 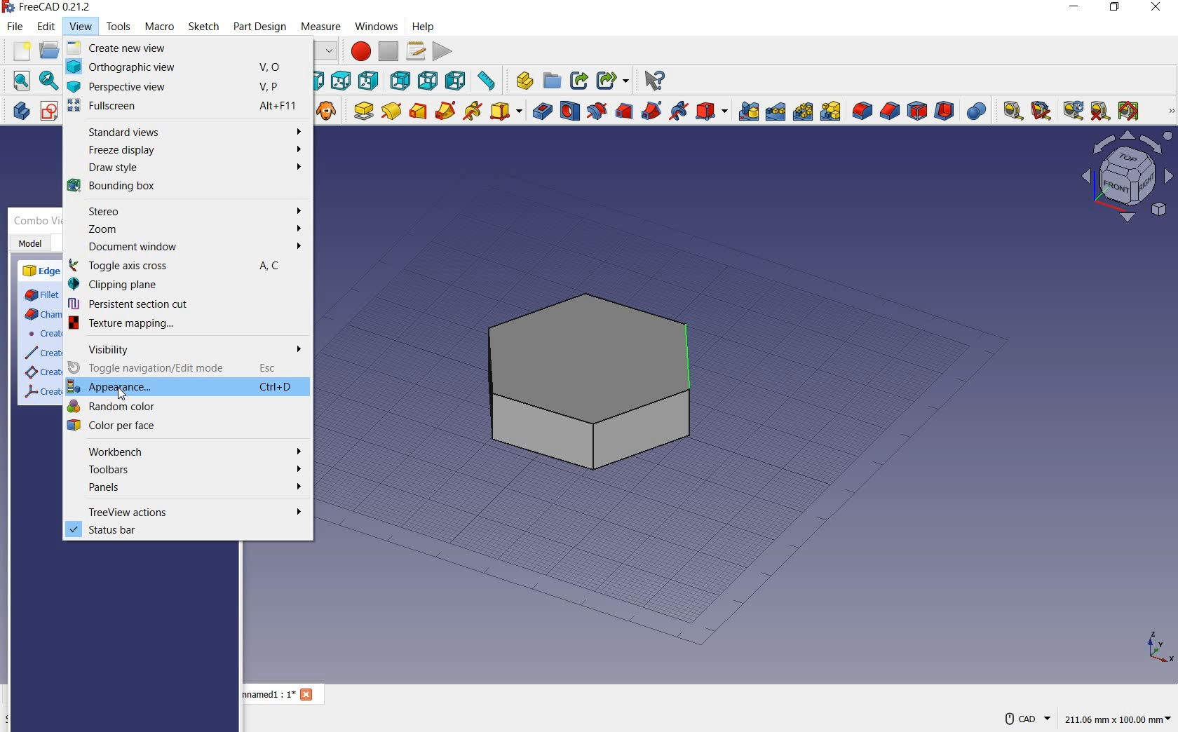 What do you see at coordinates (457, 81) in the screenshot?
I see `left` at bounding box center [457, 81].